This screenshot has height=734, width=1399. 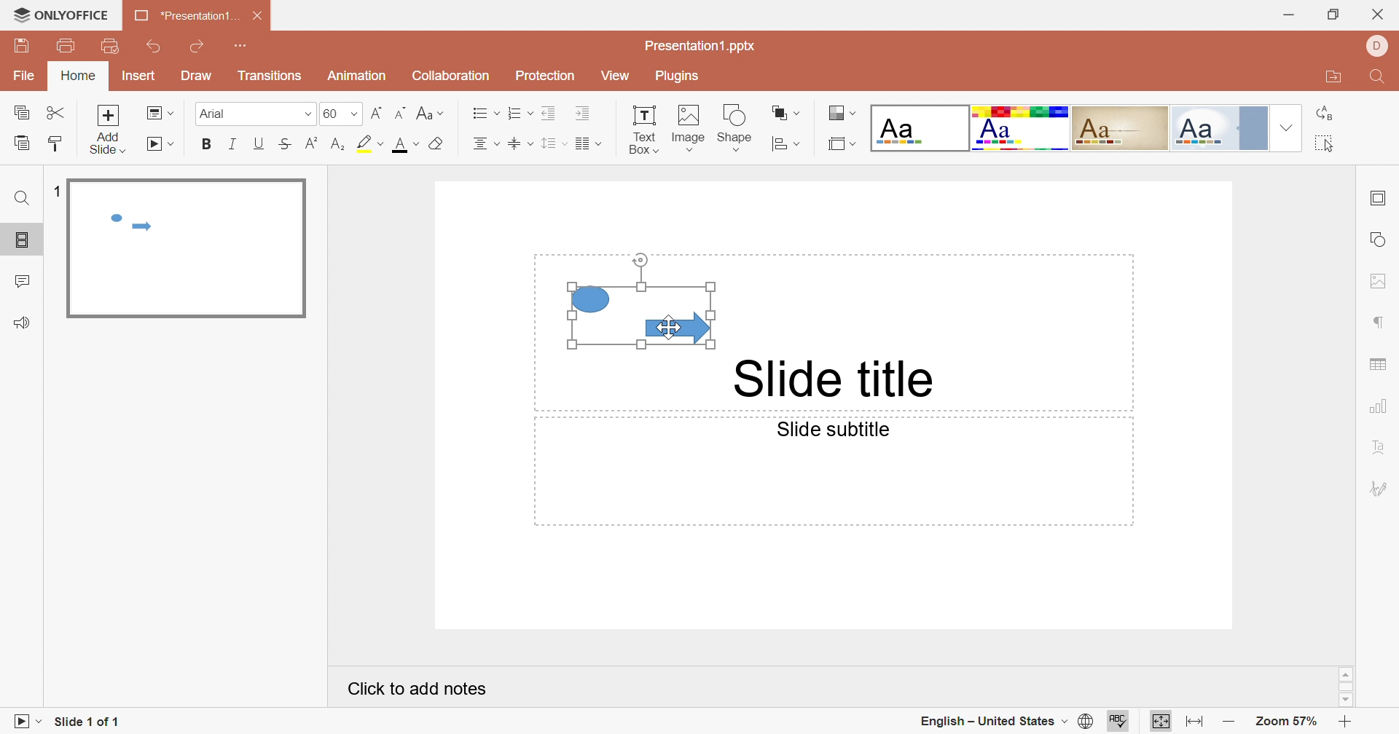 I want to click on Italic, so click(x=231, y=147).